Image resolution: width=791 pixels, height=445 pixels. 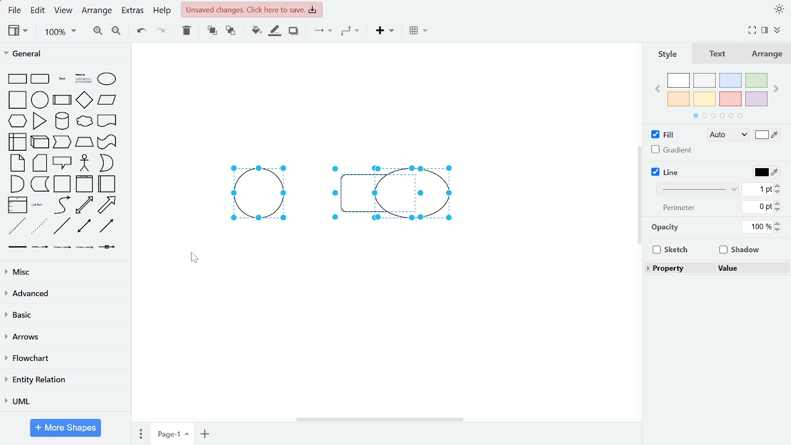 What do you see at coordinates (764, 53) in the screenshot?
I see `Arrange` at bounding box center [764, 53].